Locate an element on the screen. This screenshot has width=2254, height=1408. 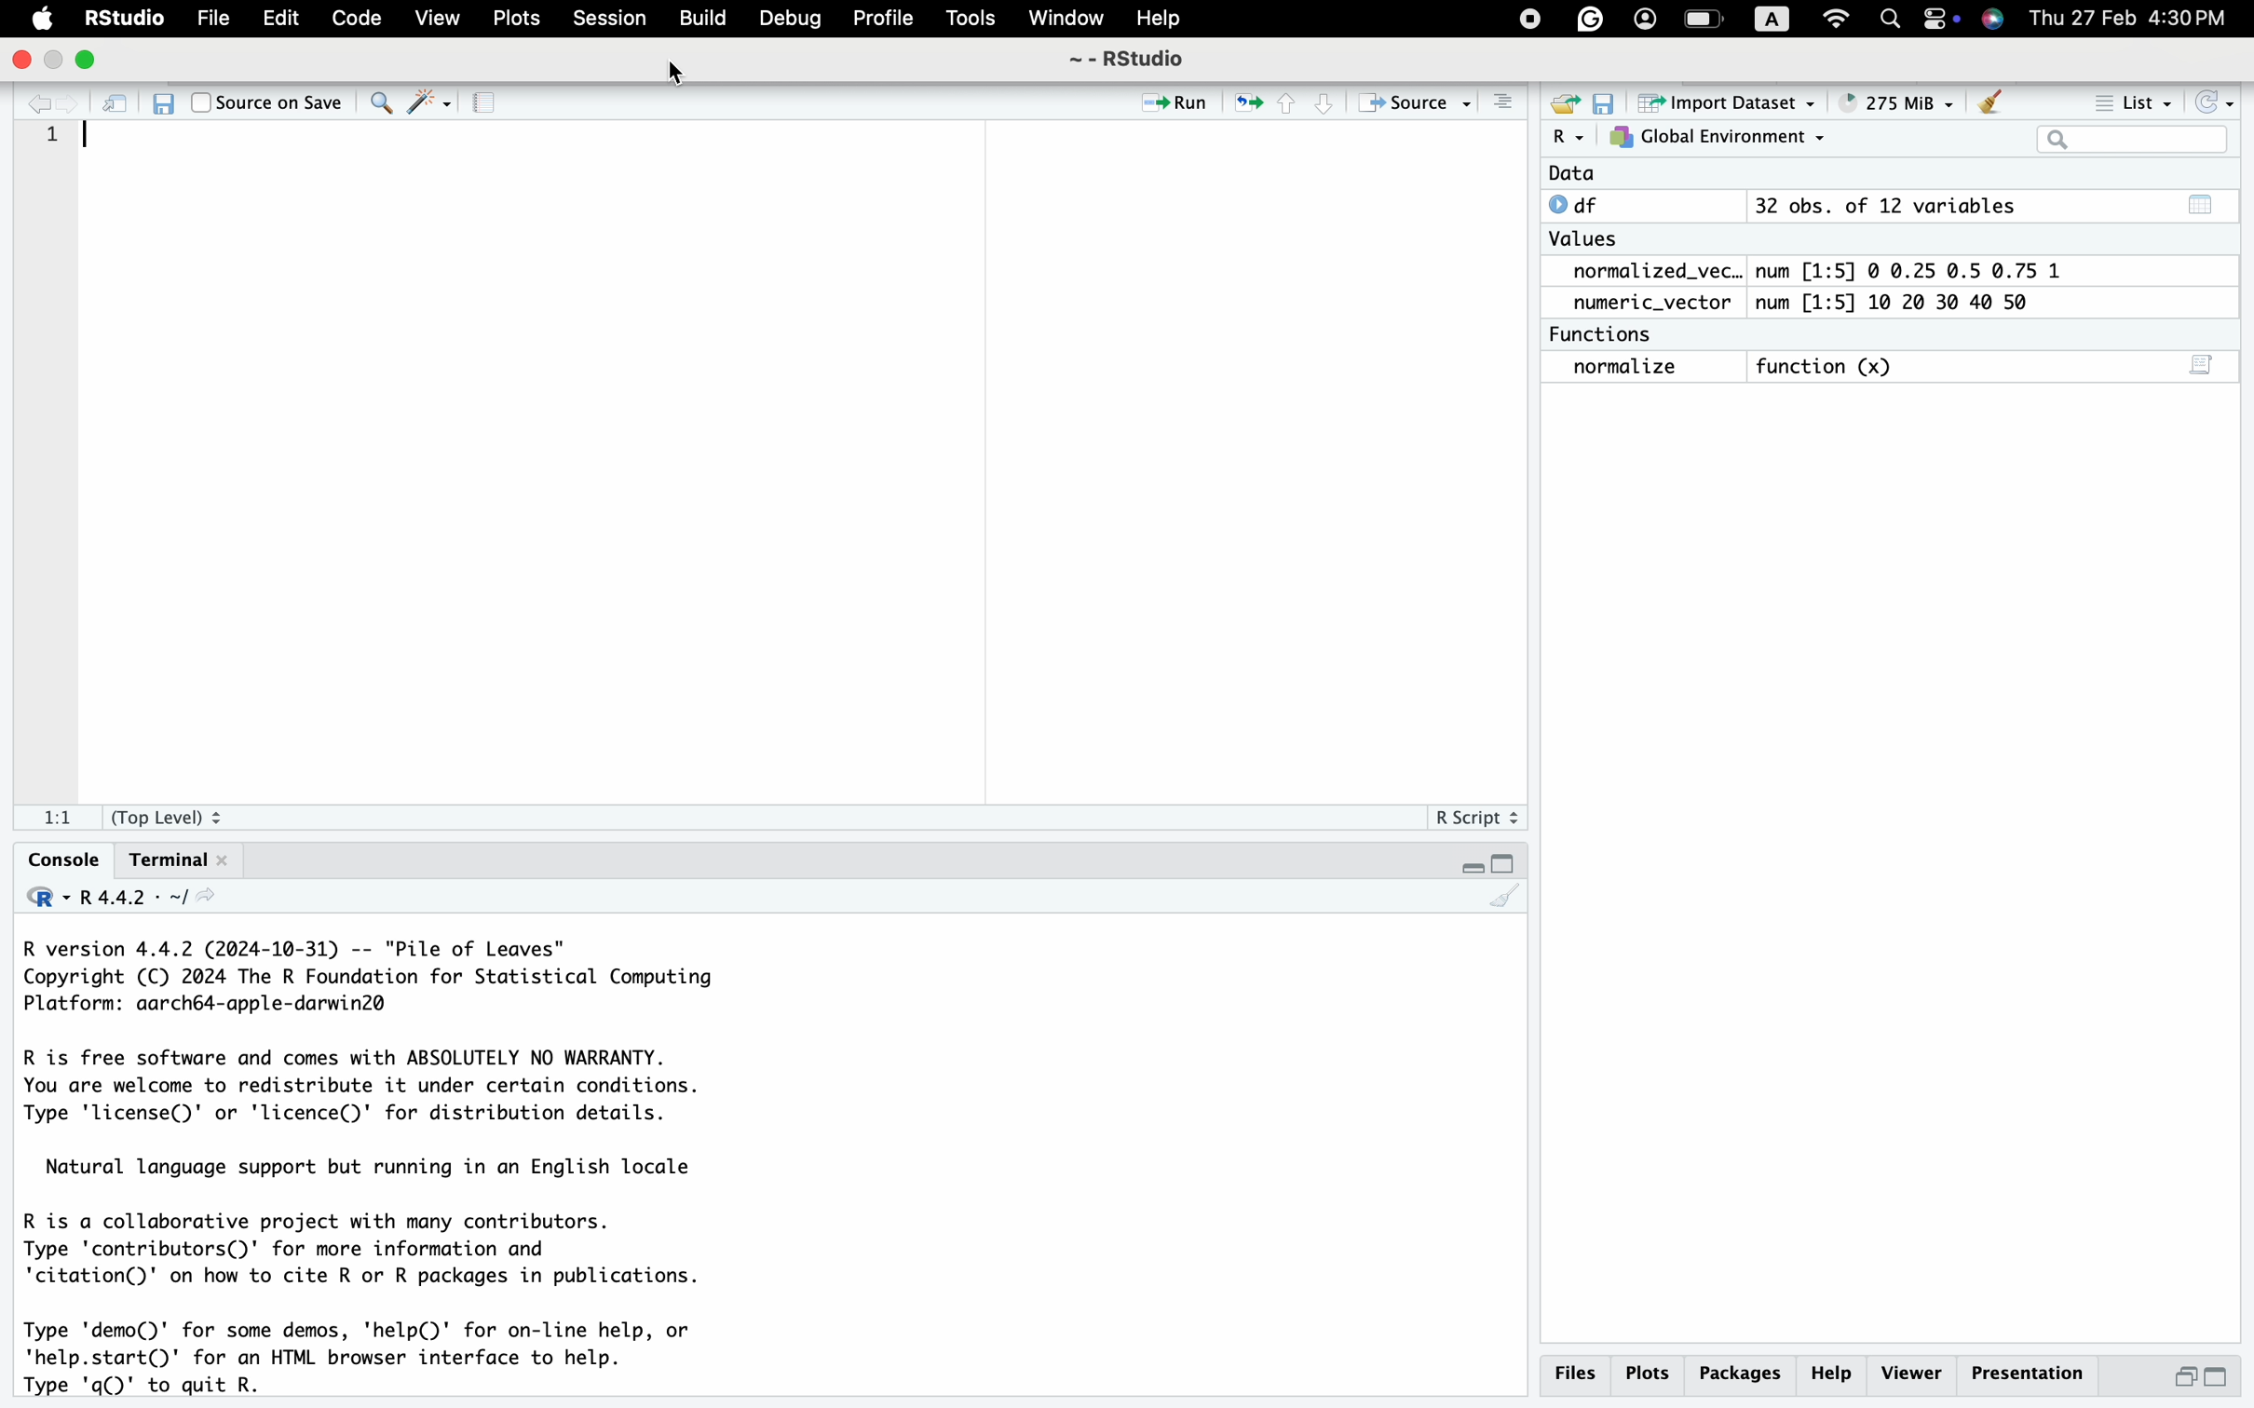
Thu 27 Feb 4:30 PM is located at coordinates (2136, 18).